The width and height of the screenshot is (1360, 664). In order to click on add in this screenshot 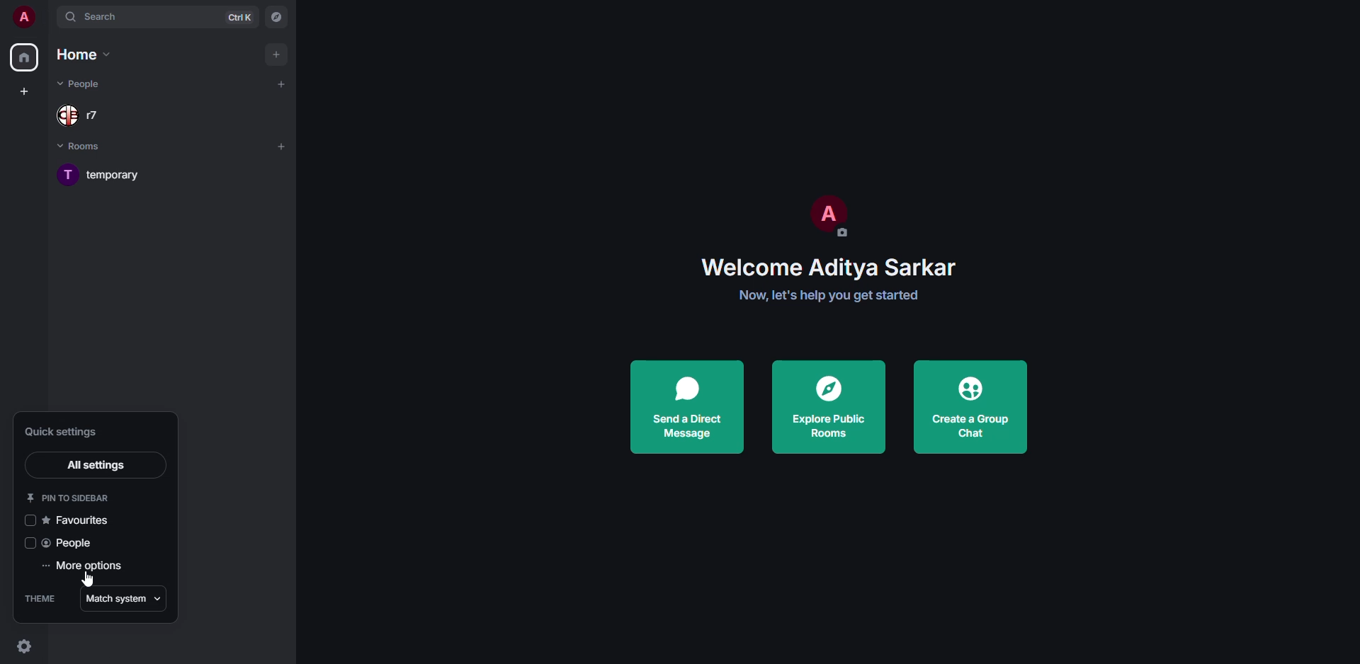, I will do `click(277, 52)`.